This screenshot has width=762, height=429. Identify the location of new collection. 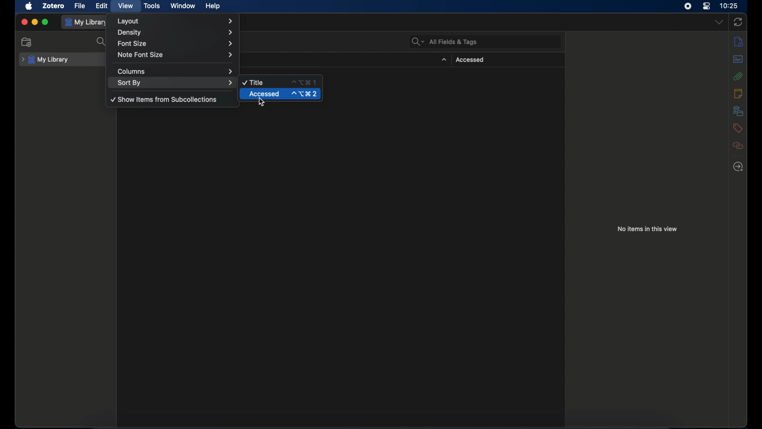
(28, 42).